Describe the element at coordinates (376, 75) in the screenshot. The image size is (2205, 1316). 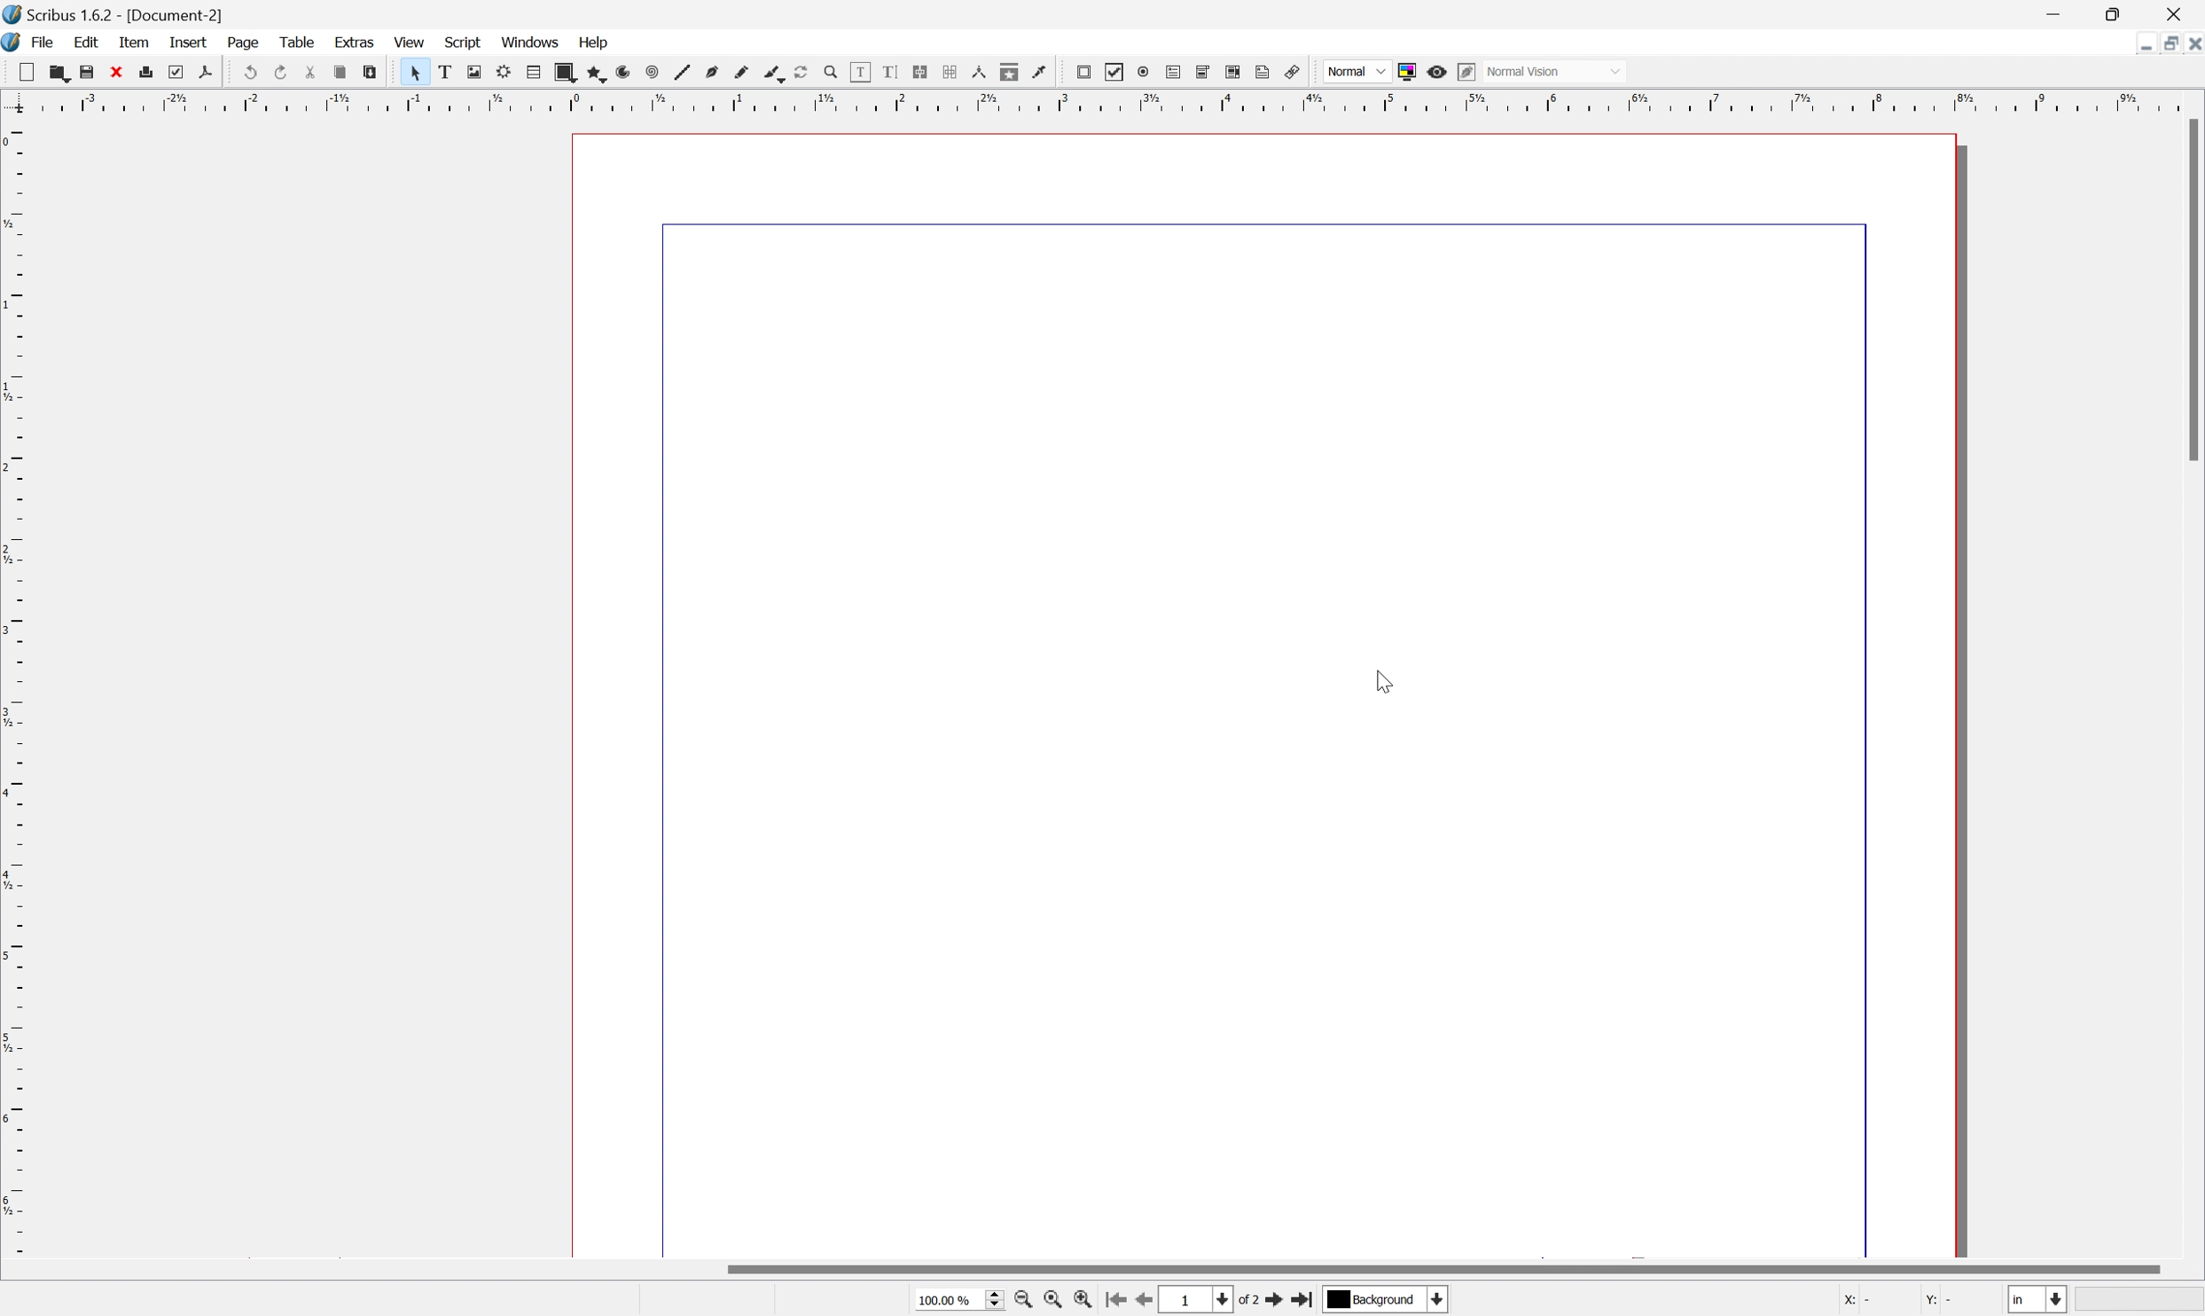
I see `Paste` at that location.